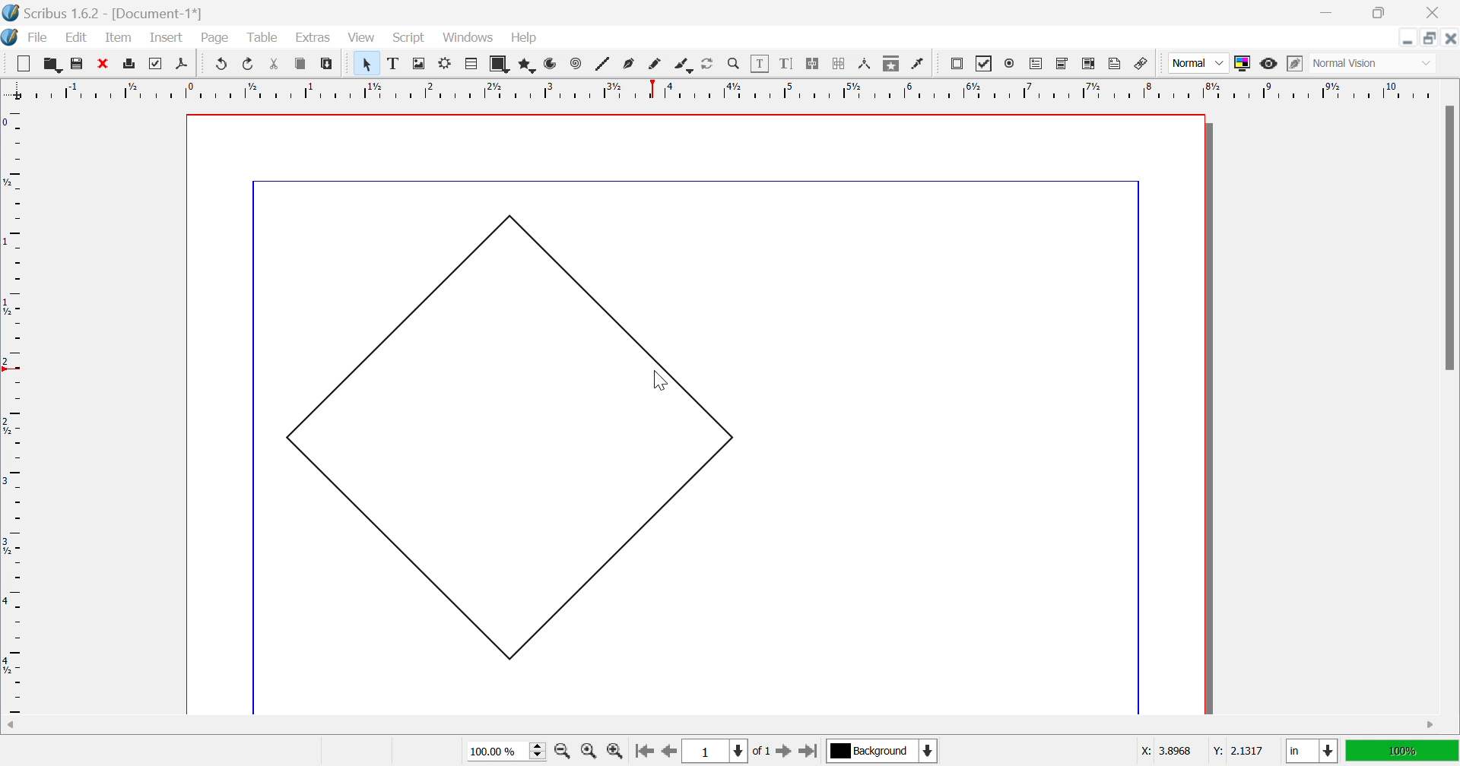  Describe the element at coordinates (329, 64) in the screenshot. I see `Paste` at that location.